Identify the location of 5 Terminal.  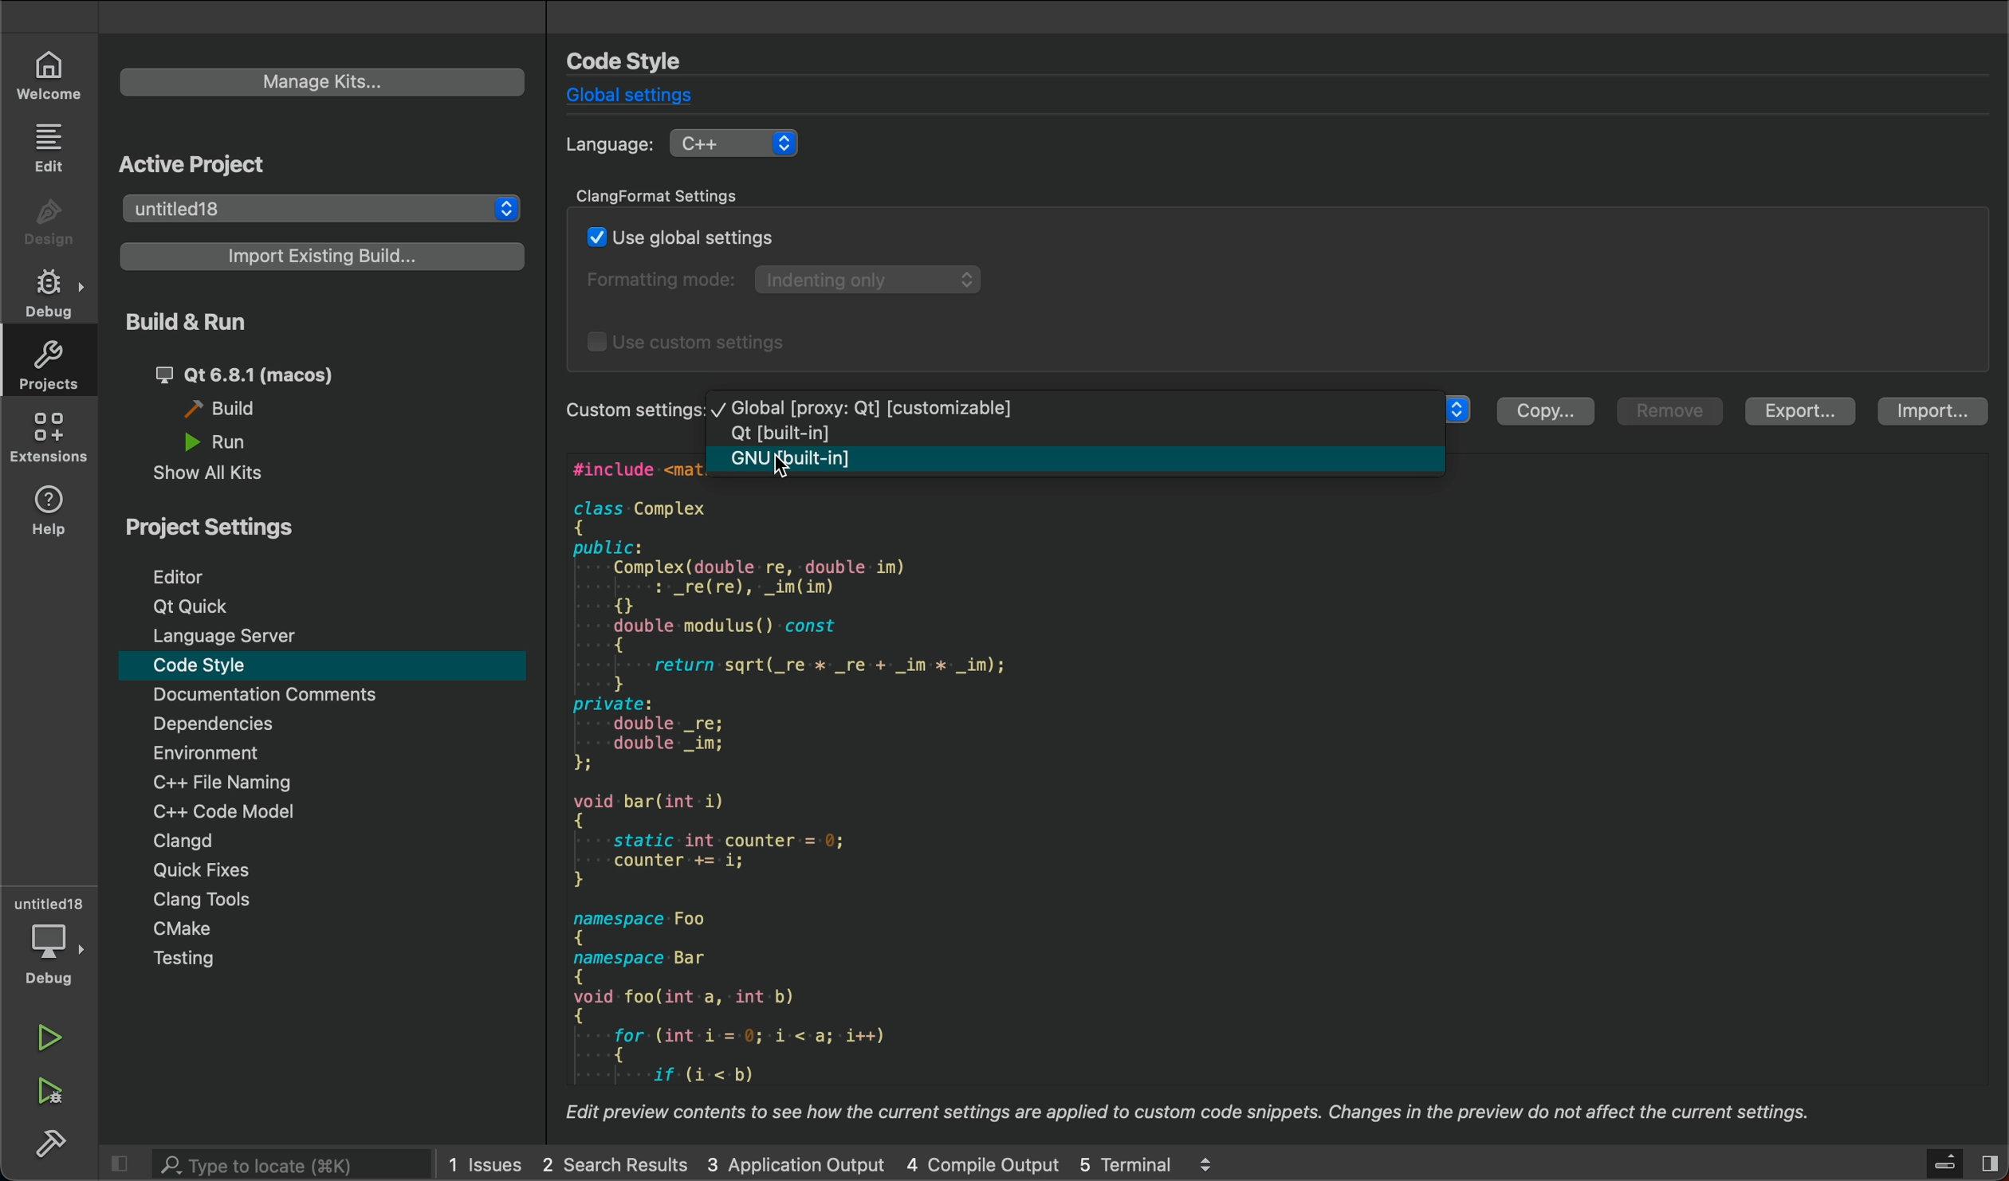
(1124, 1162).